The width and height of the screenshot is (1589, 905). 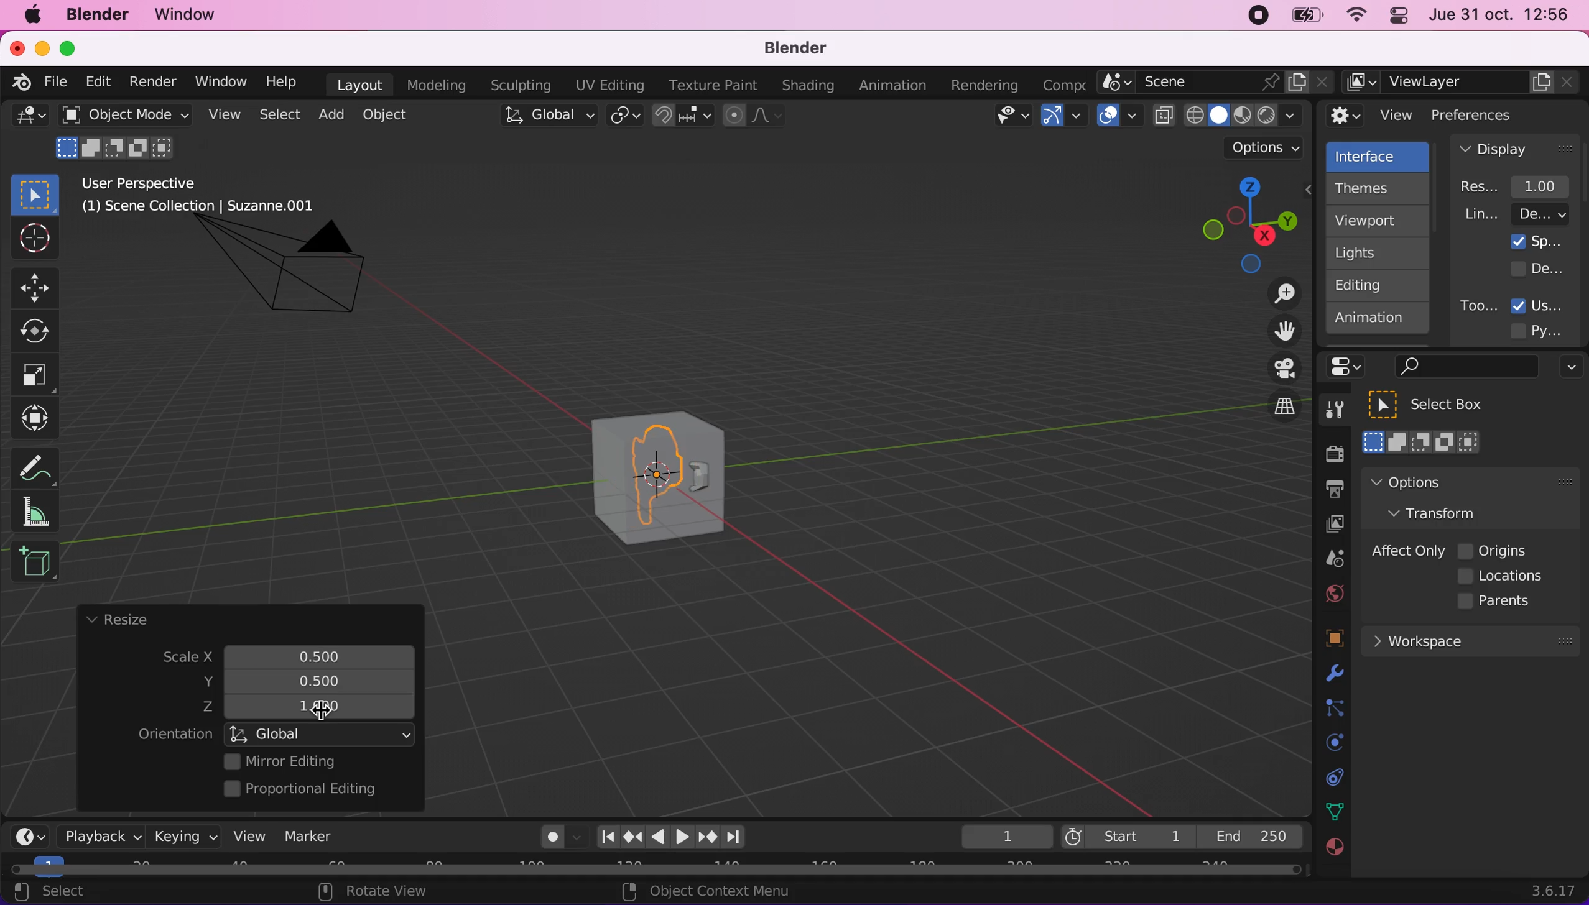 I want to click on mode, so click(x=118, y=146).